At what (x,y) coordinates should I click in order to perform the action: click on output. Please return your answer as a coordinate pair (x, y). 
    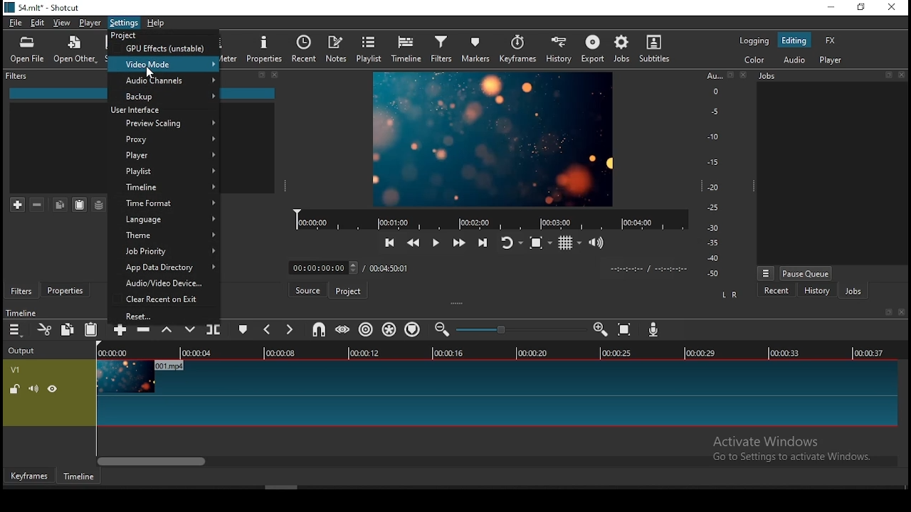
    Looking at the image, I should click on (23, 351).